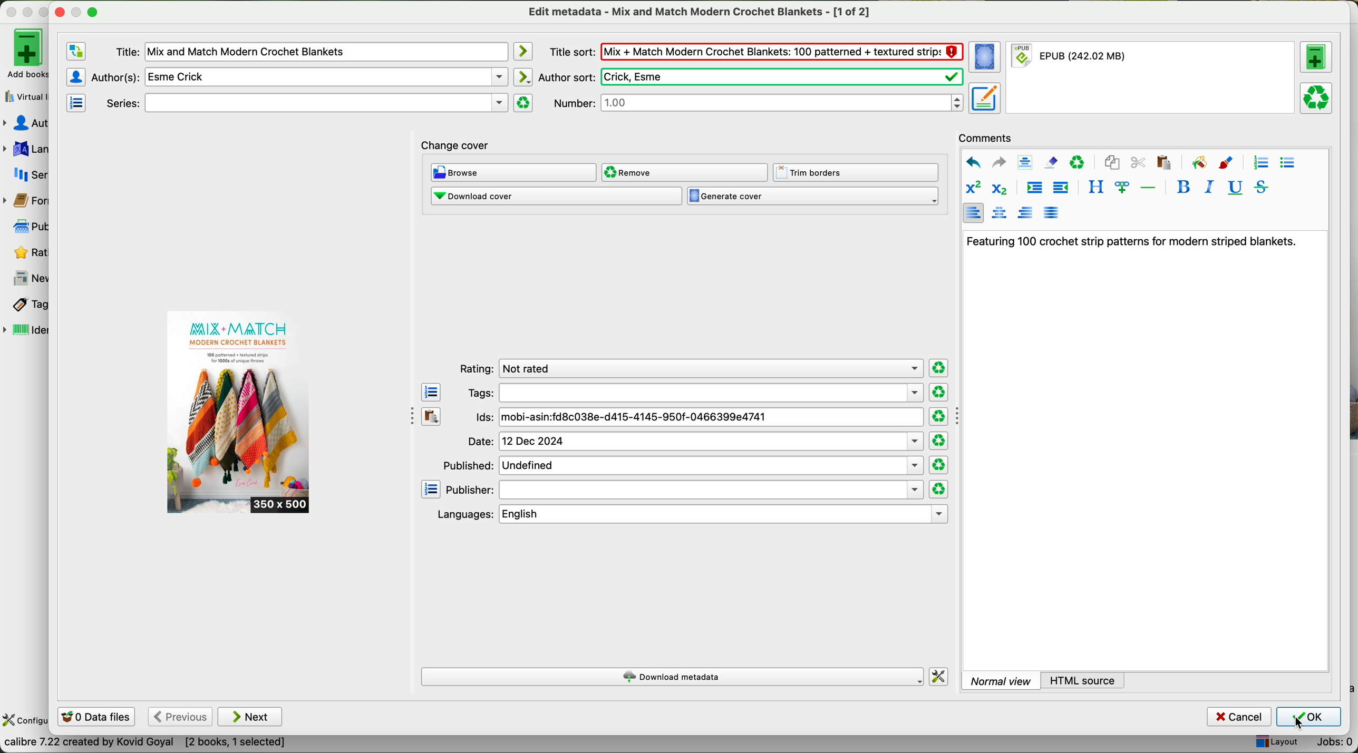 The height and width of the screenshot is (753, 1358). Describe the element at coordinates (1095, 188) in the screenshot. I see `style the selected text block` at that location.